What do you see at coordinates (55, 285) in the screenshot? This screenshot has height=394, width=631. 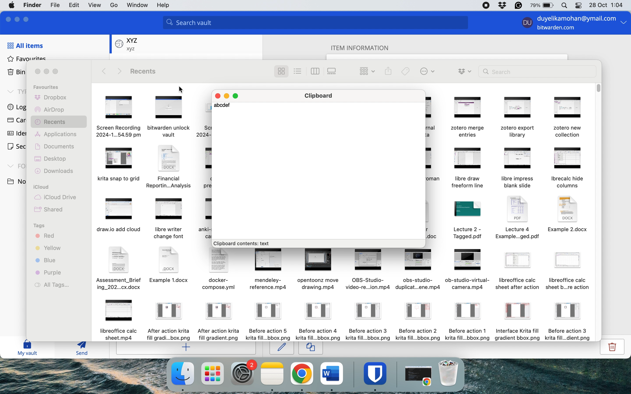 I see `all tags` at bounding box center [55, 285].